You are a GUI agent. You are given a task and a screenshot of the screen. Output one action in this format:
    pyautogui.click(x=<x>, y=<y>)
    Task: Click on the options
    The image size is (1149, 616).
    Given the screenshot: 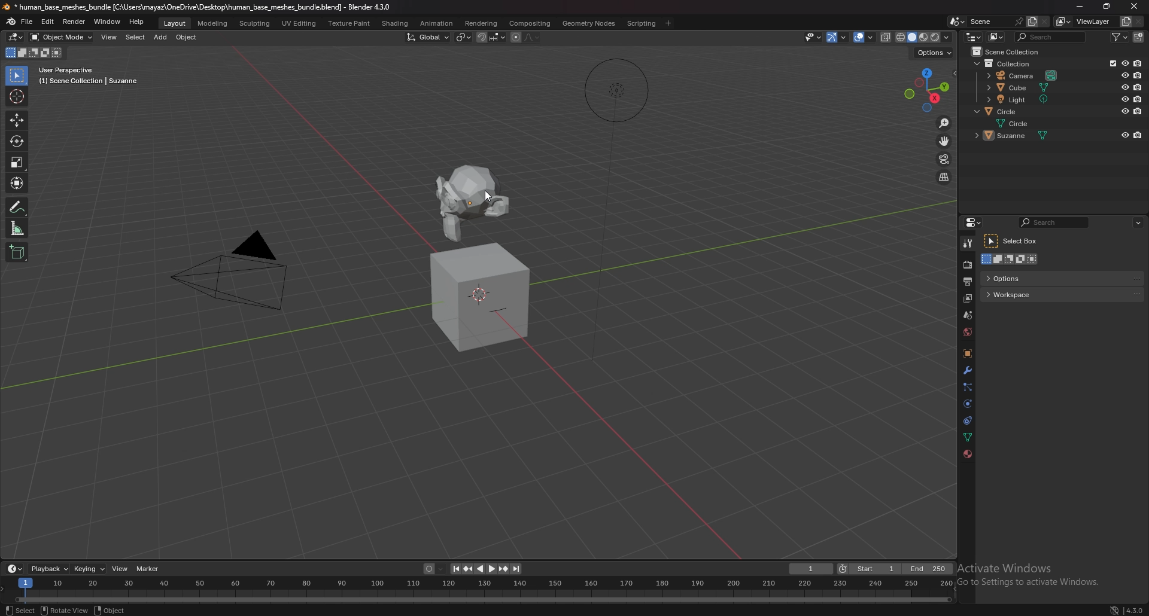 What is the action you would take?
    pyautogui.click(x=1029, y=277)
    